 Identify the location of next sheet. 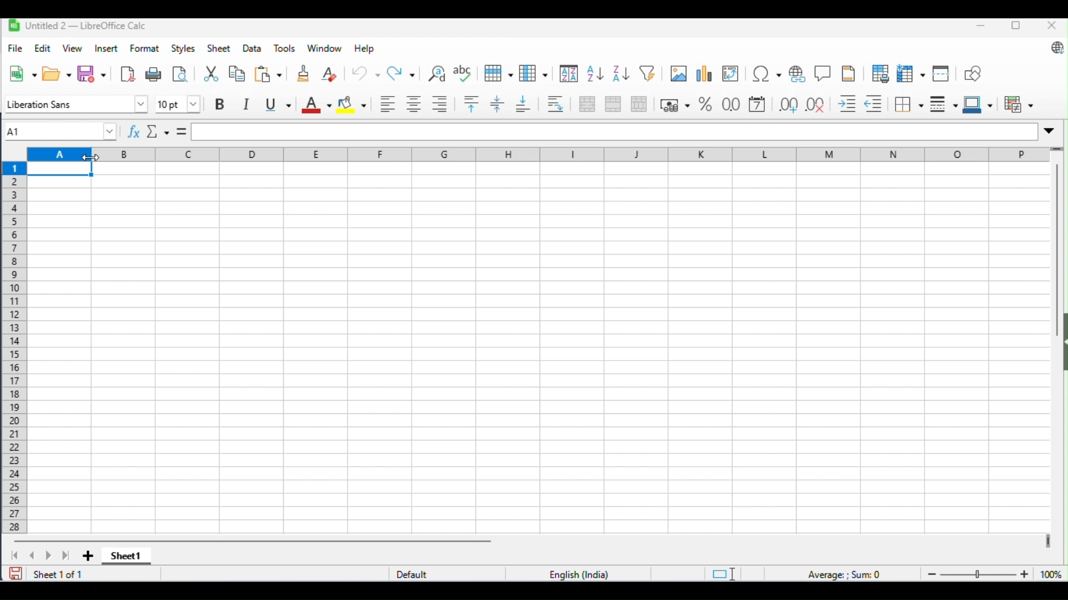
(48, 556).